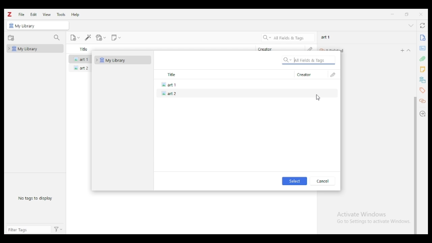 Image resolution: width=432 pixels, height=243 pixels. I want to click on art 2, so click(246, 93).